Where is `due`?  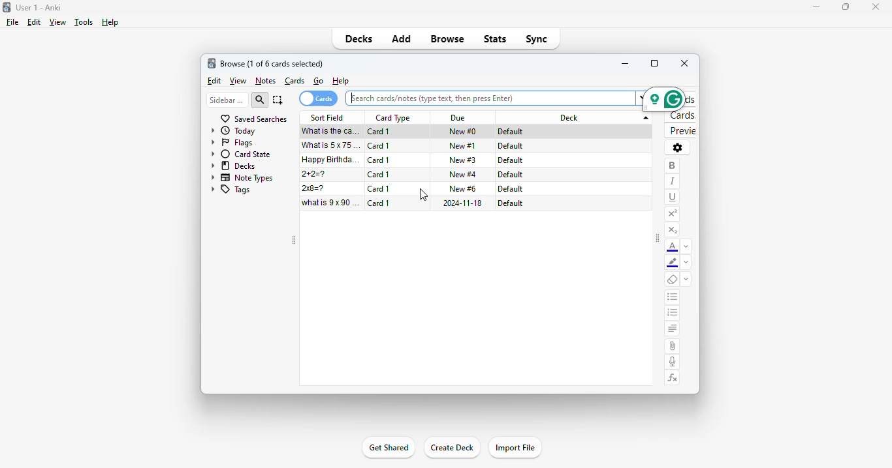 due is located at coordinates (458, 119).